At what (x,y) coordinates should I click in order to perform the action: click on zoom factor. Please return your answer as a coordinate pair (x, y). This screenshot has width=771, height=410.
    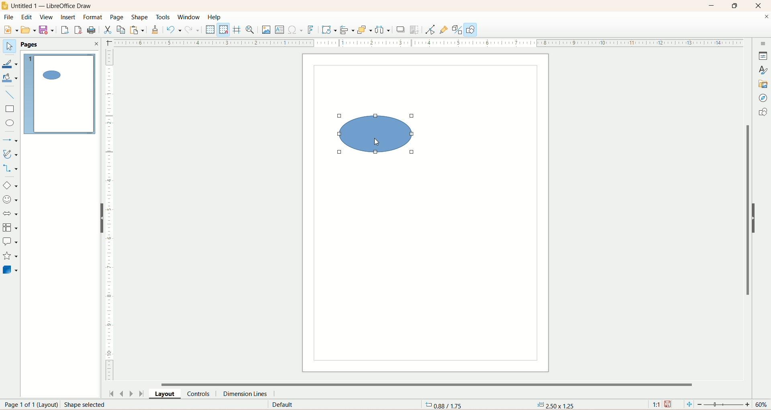
    Looking at the image, I should click on (724, 404).